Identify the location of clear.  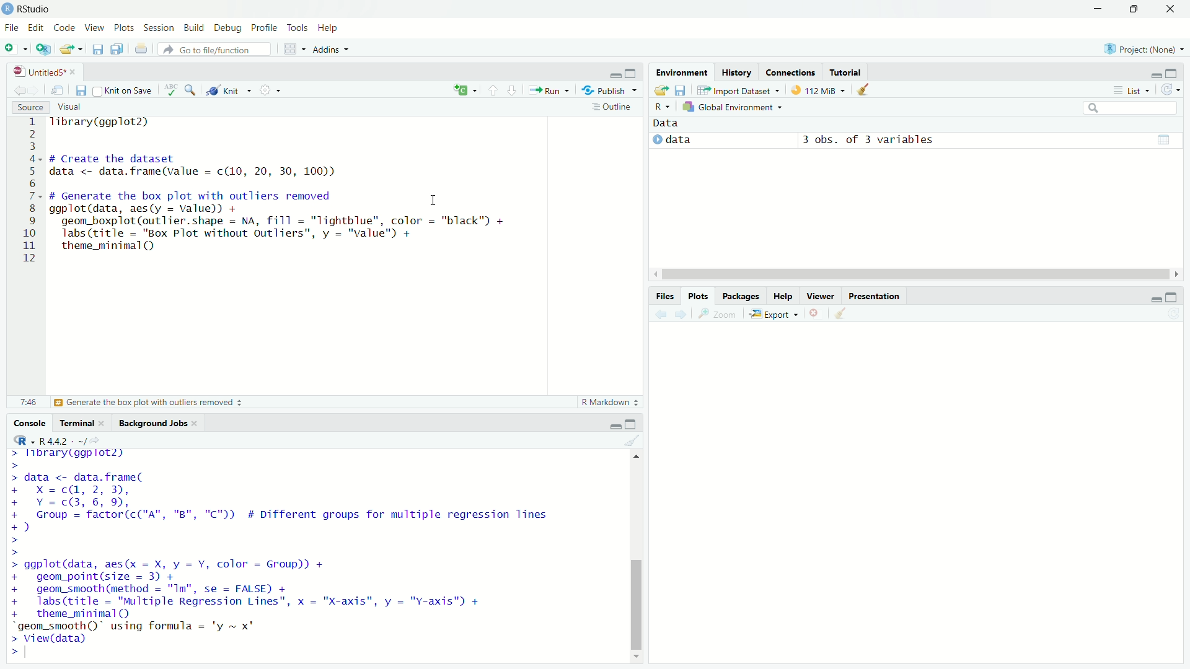
(836, 312).